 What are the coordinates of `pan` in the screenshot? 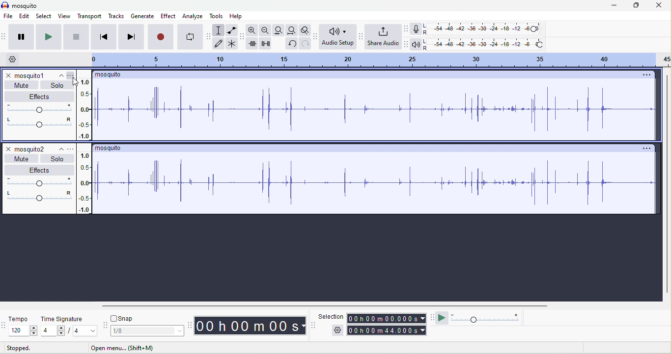 It's located at (38, 196).